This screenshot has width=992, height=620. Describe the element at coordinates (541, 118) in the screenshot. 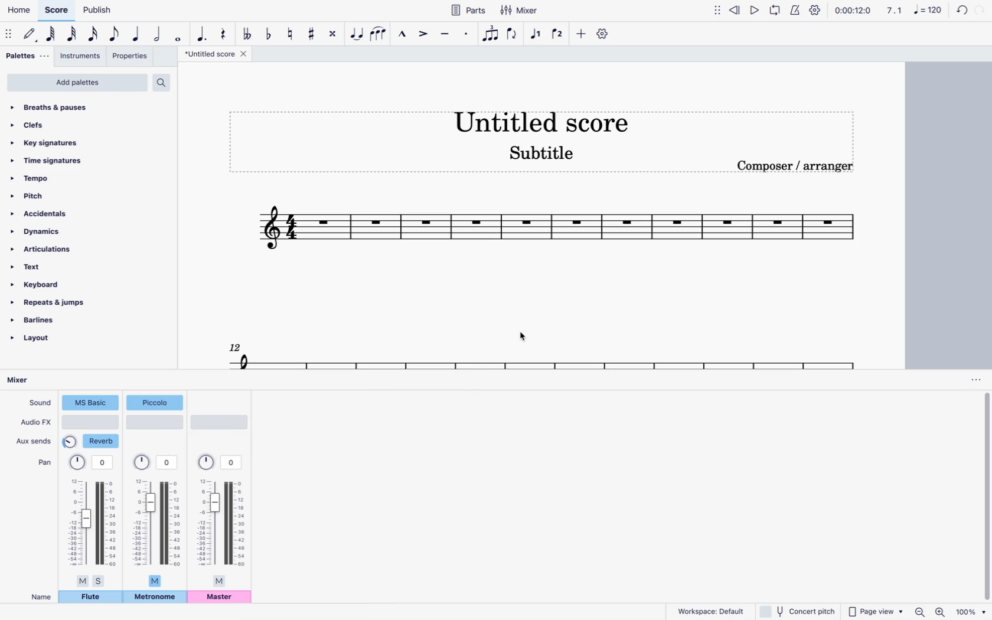

I see `score title` at that location.